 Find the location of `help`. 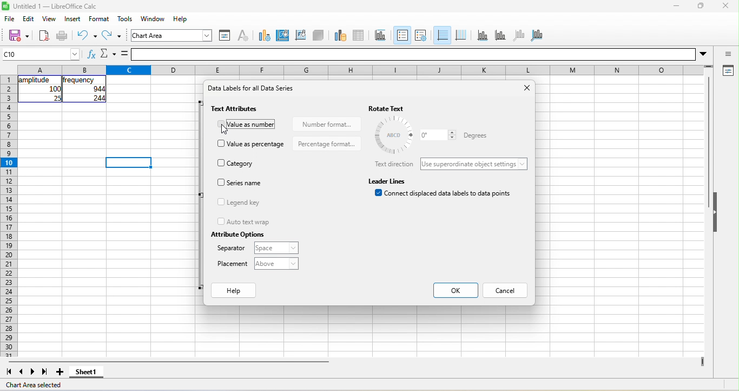

help is located at coordinates (235, 292).